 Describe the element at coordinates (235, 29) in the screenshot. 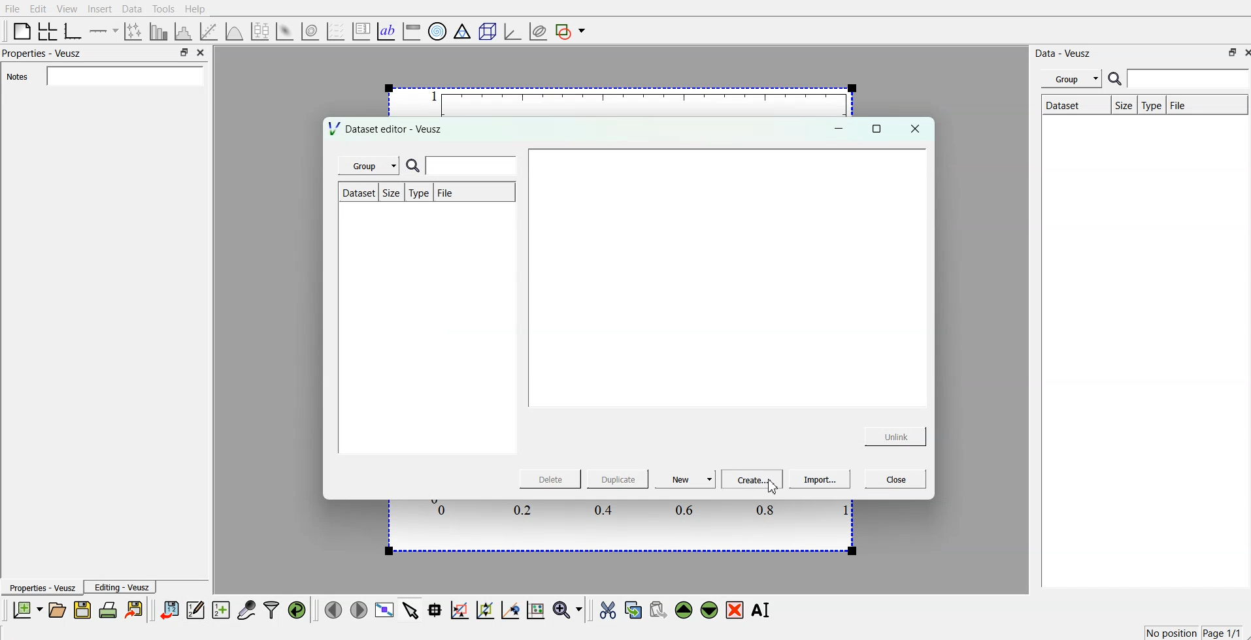

I see `plot a function` at that location.